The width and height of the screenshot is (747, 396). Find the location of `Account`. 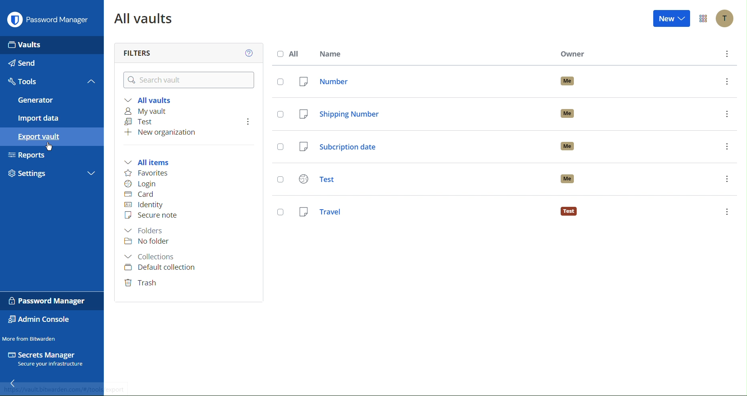

Account is located at coordinates (725, 19).